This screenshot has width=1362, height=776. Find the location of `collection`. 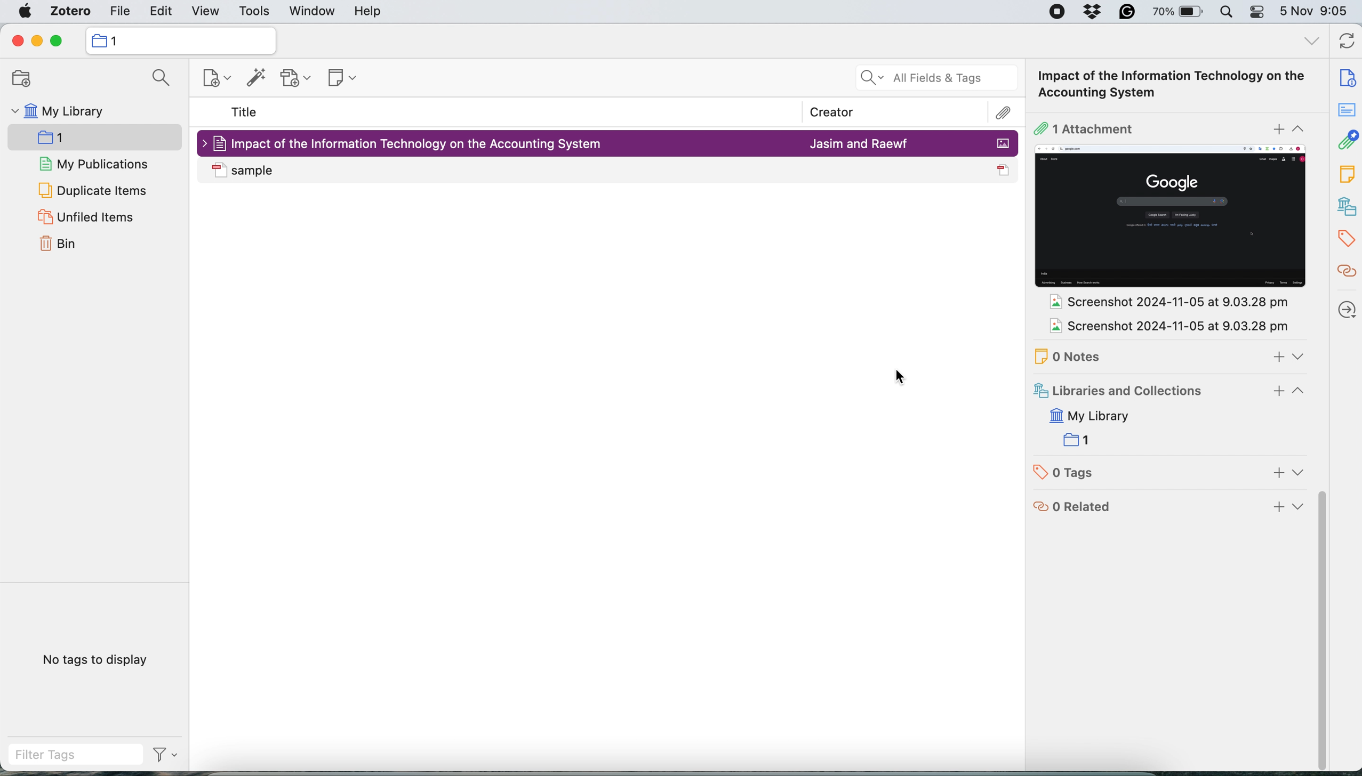

collection is located at coordinates (1085, 439).